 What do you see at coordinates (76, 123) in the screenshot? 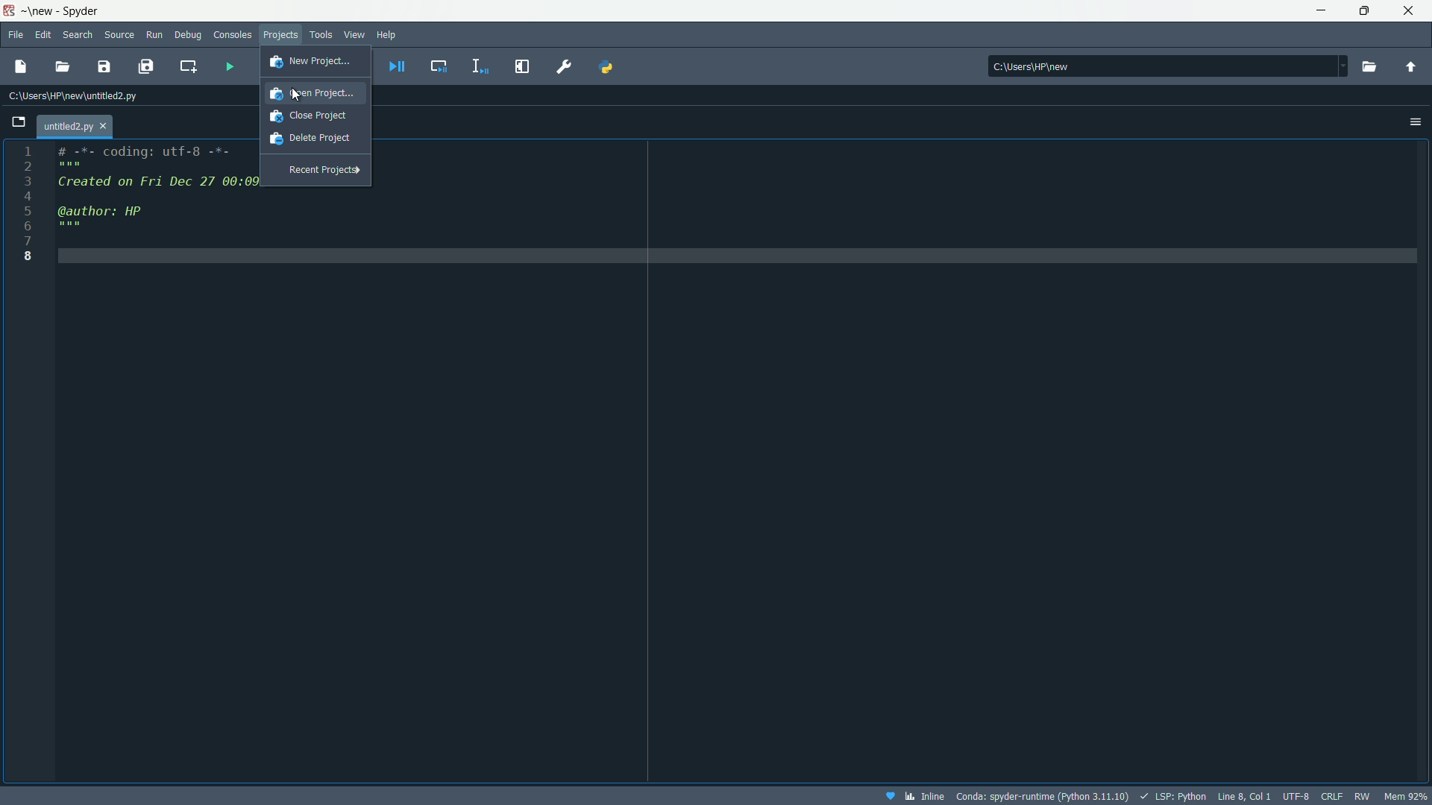
I see `python file` at bounding box center [76, 123].